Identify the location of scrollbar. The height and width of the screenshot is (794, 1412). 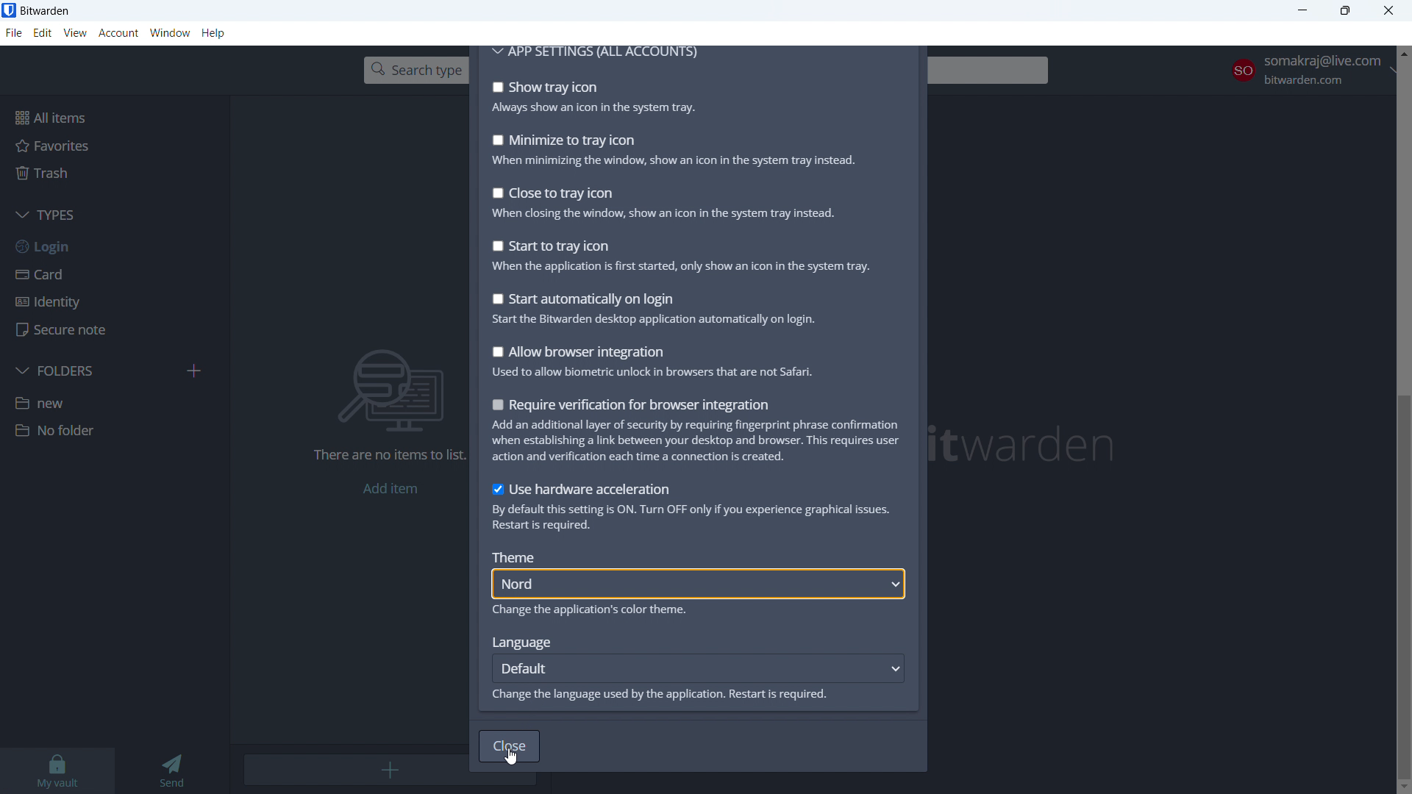
(1403, 587).